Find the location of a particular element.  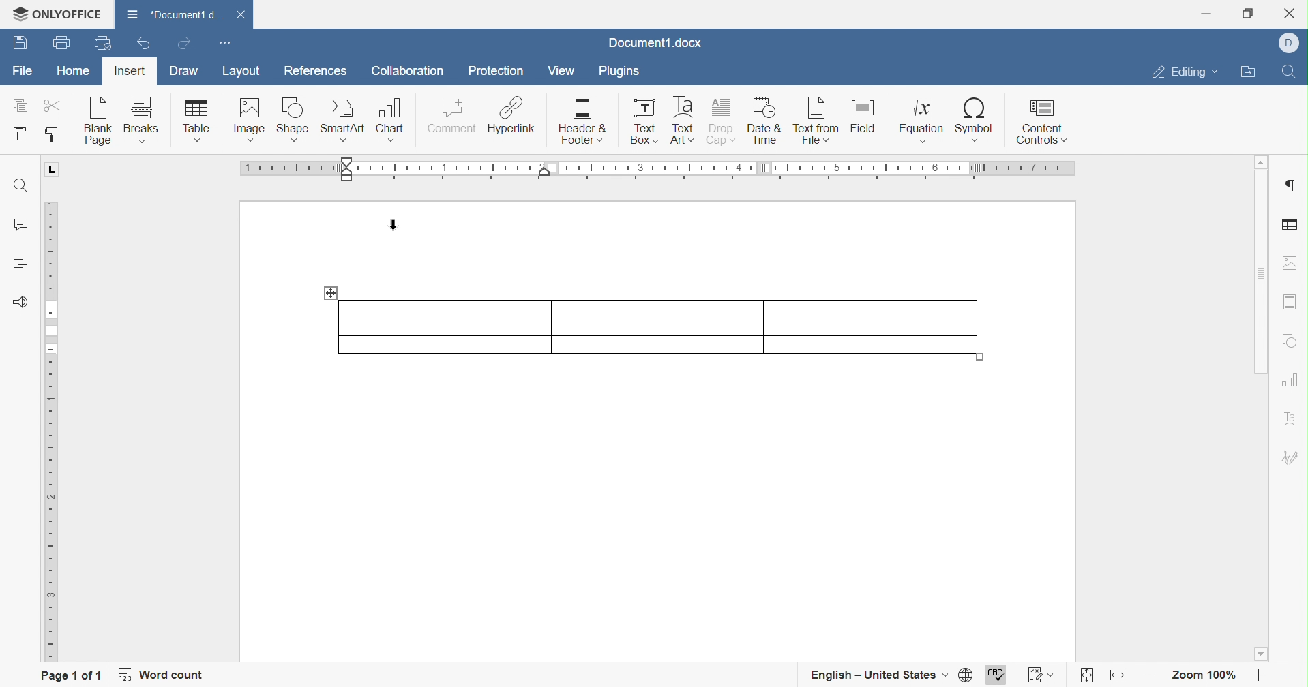

ONLYOFFICE is located at coordinates (62, 14).